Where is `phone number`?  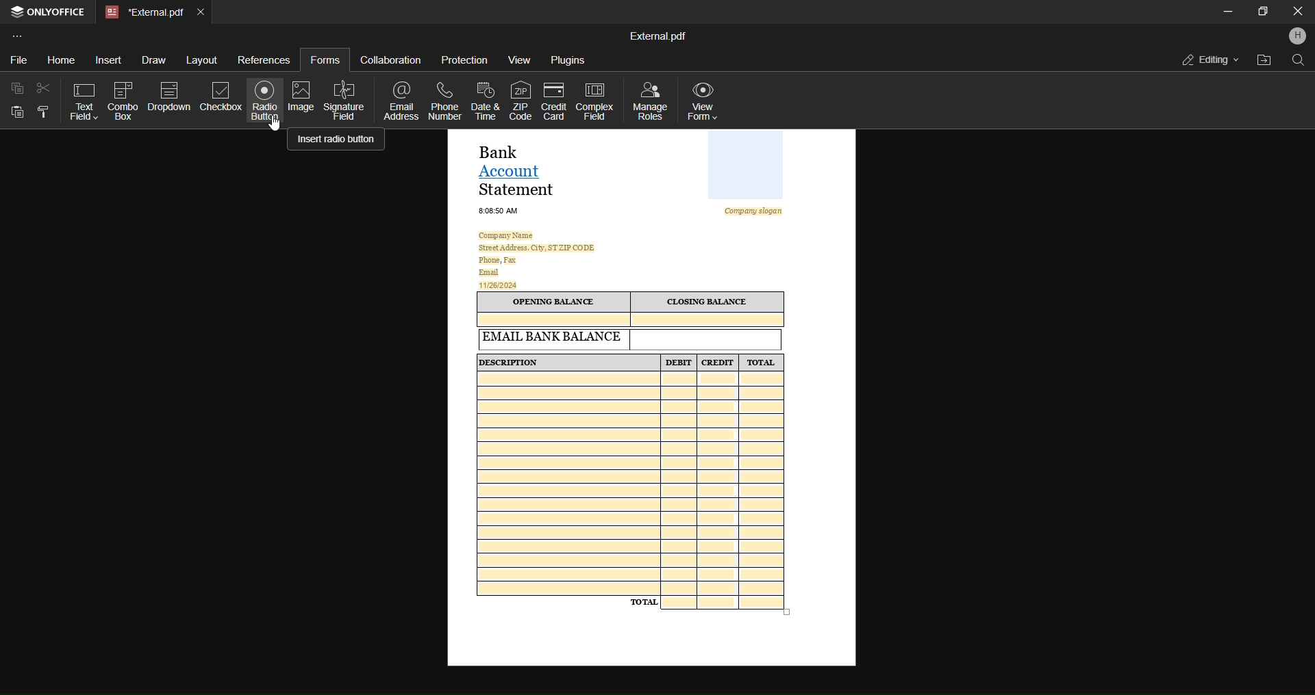 phone number is located at coordinates (444, 100).